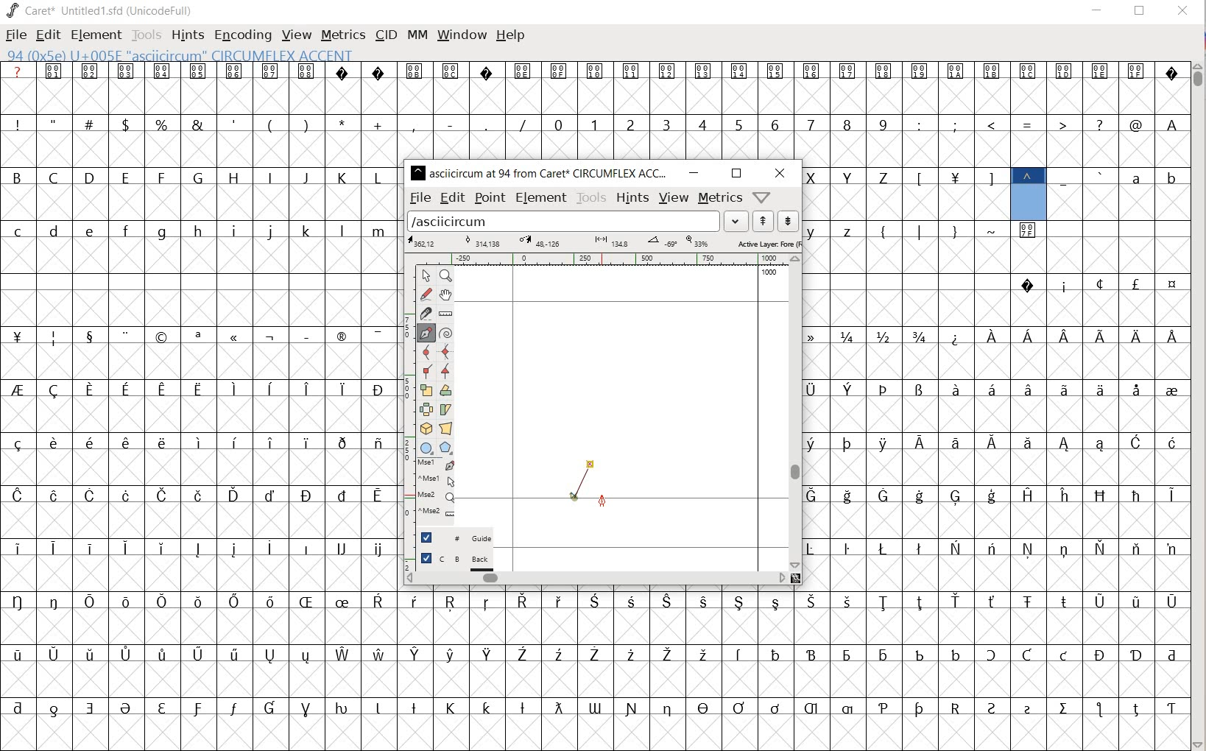  What do you see at coordinates (94, 35) in the screenshot?
I see `ELEMENT` at bounding box center [94, 35].